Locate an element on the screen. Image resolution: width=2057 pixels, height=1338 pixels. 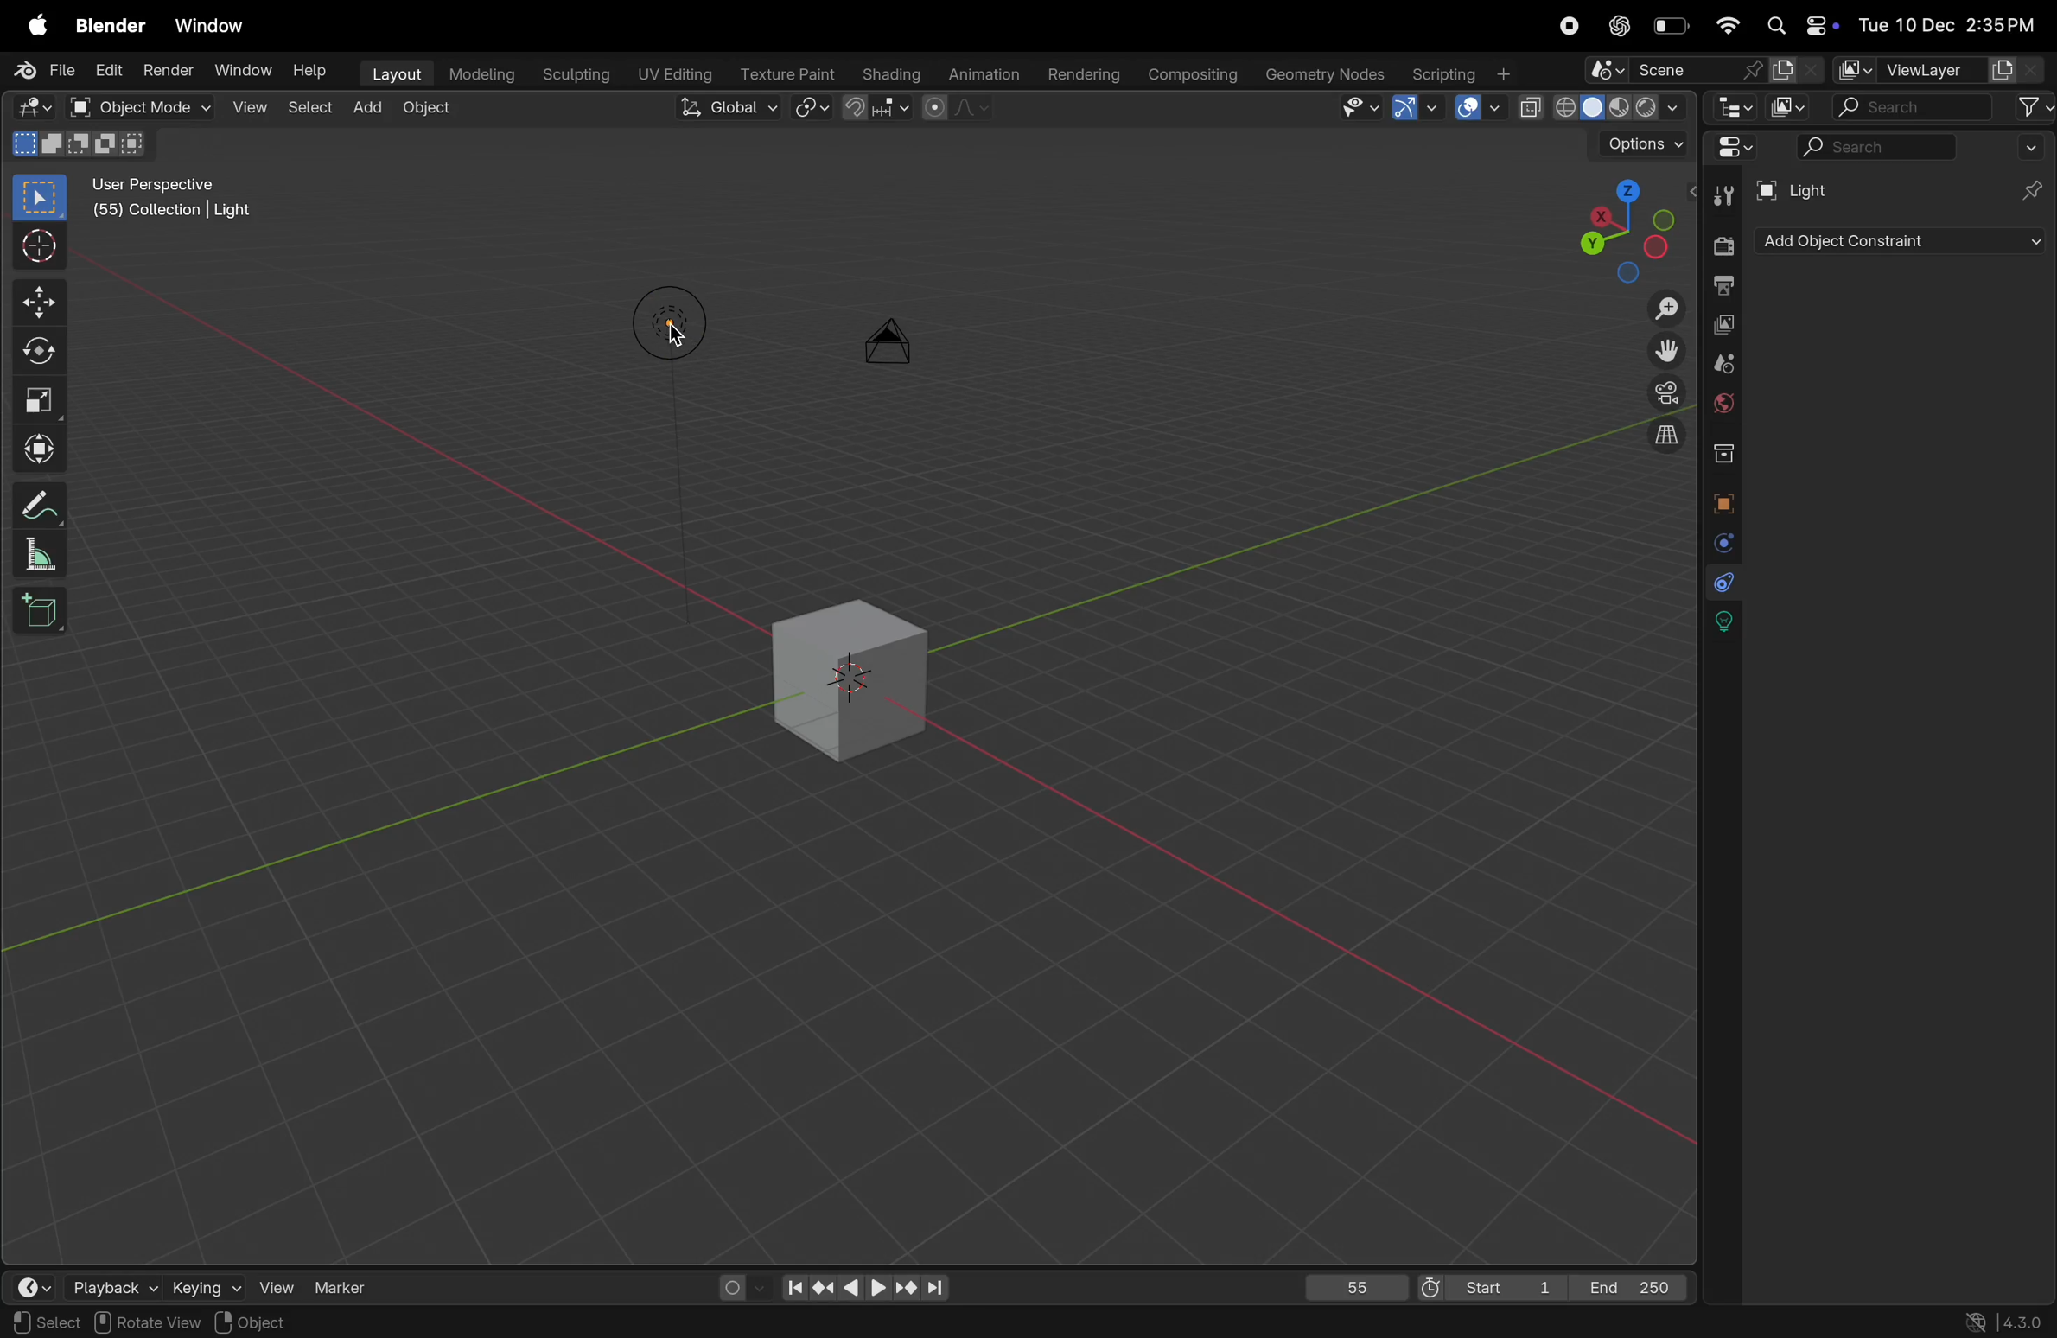
Texture paint is located at coordinates (787, 73).